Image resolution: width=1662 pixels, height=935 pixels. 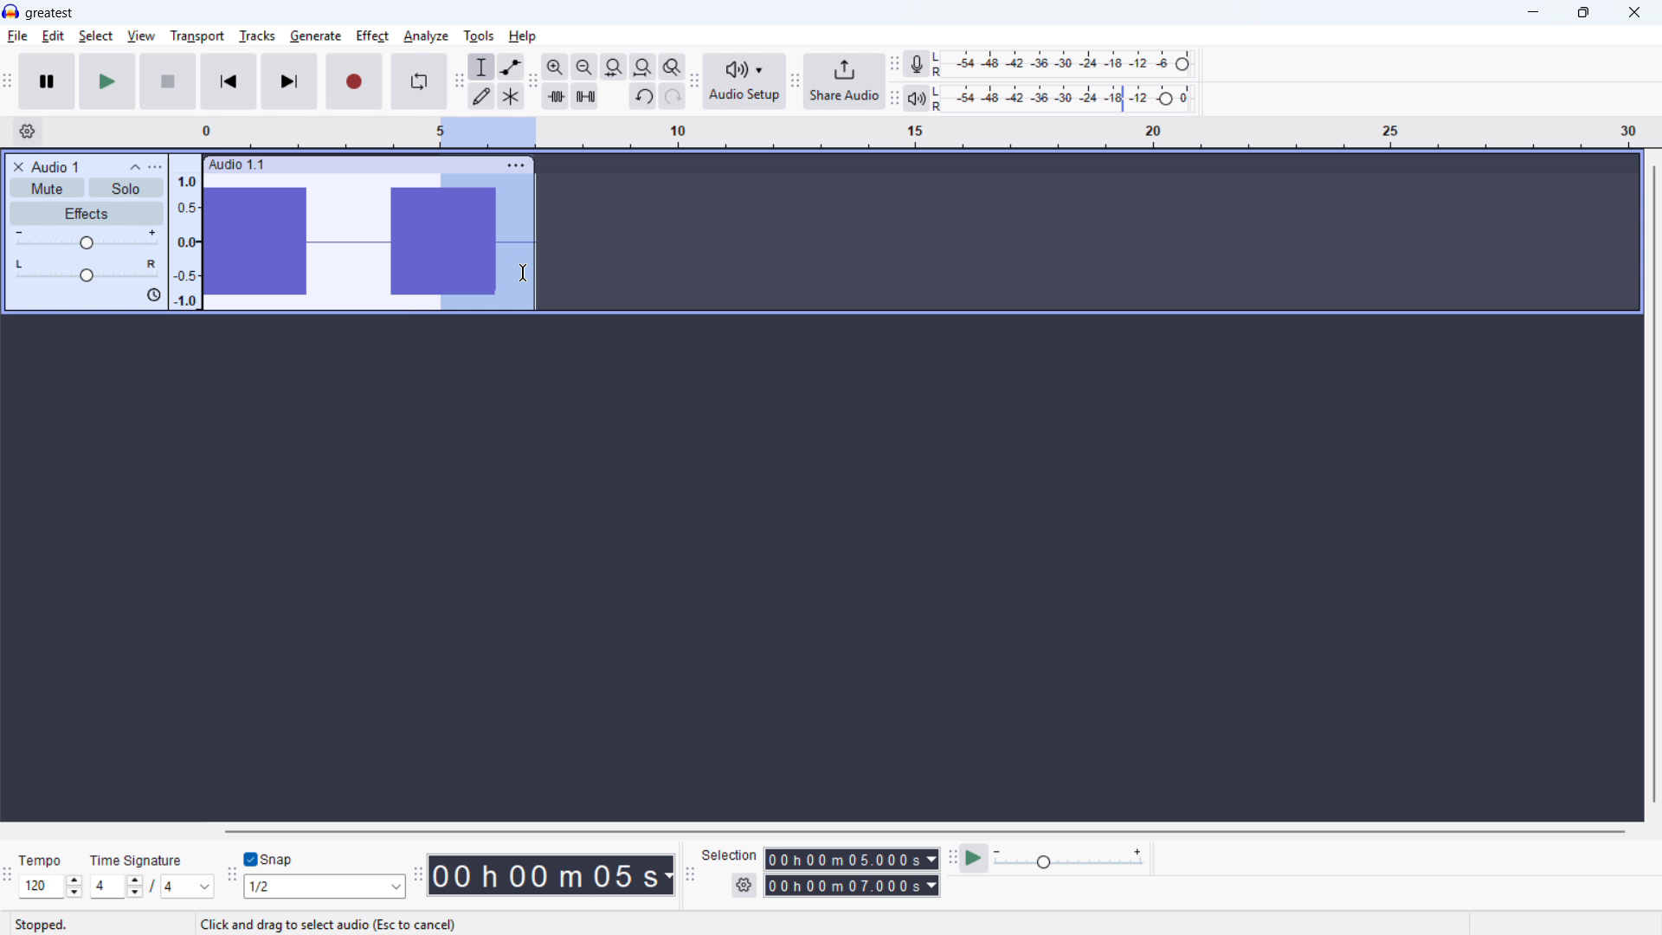 What do you see at coordinates (844, 81) in the screenshot?
I see `Share audio ` at bounding box center [844, 81].